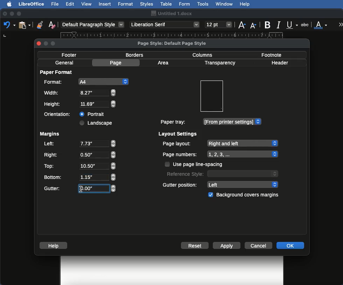 Image resolution: width=343 pixels, height=285 pixels. I want to click on Undo, so click(9, 25).